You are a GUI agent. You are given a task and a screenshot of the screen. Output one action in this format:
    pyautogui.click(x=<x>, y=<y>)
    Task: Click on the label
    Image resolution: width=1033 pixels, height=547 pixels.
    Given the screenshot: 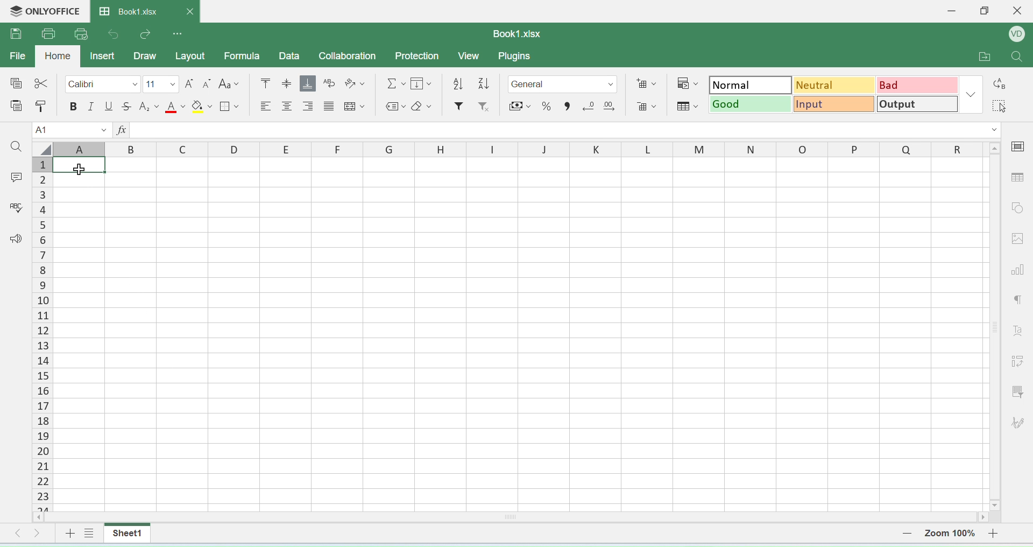 What is the action you would take?
    pyautogui.click(x=393, y=108)
    